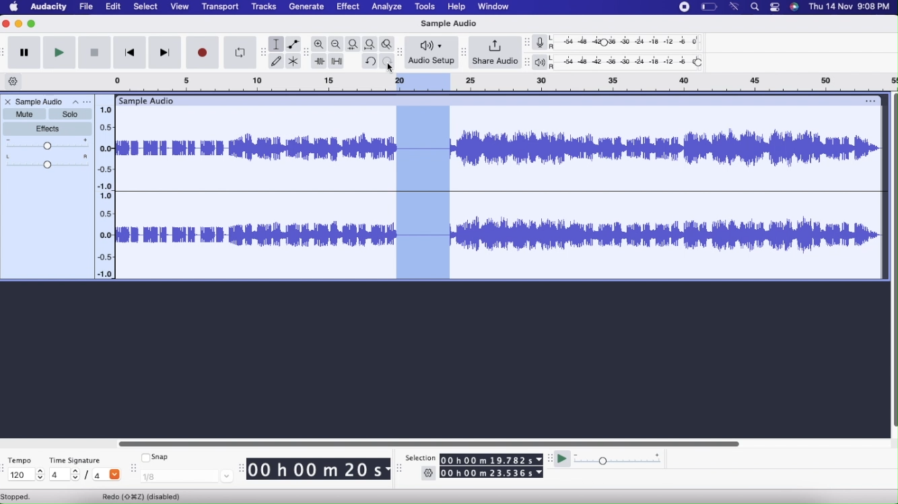 This screenshot has width=898, height=504. I want to click on Record, so click(201, 52).